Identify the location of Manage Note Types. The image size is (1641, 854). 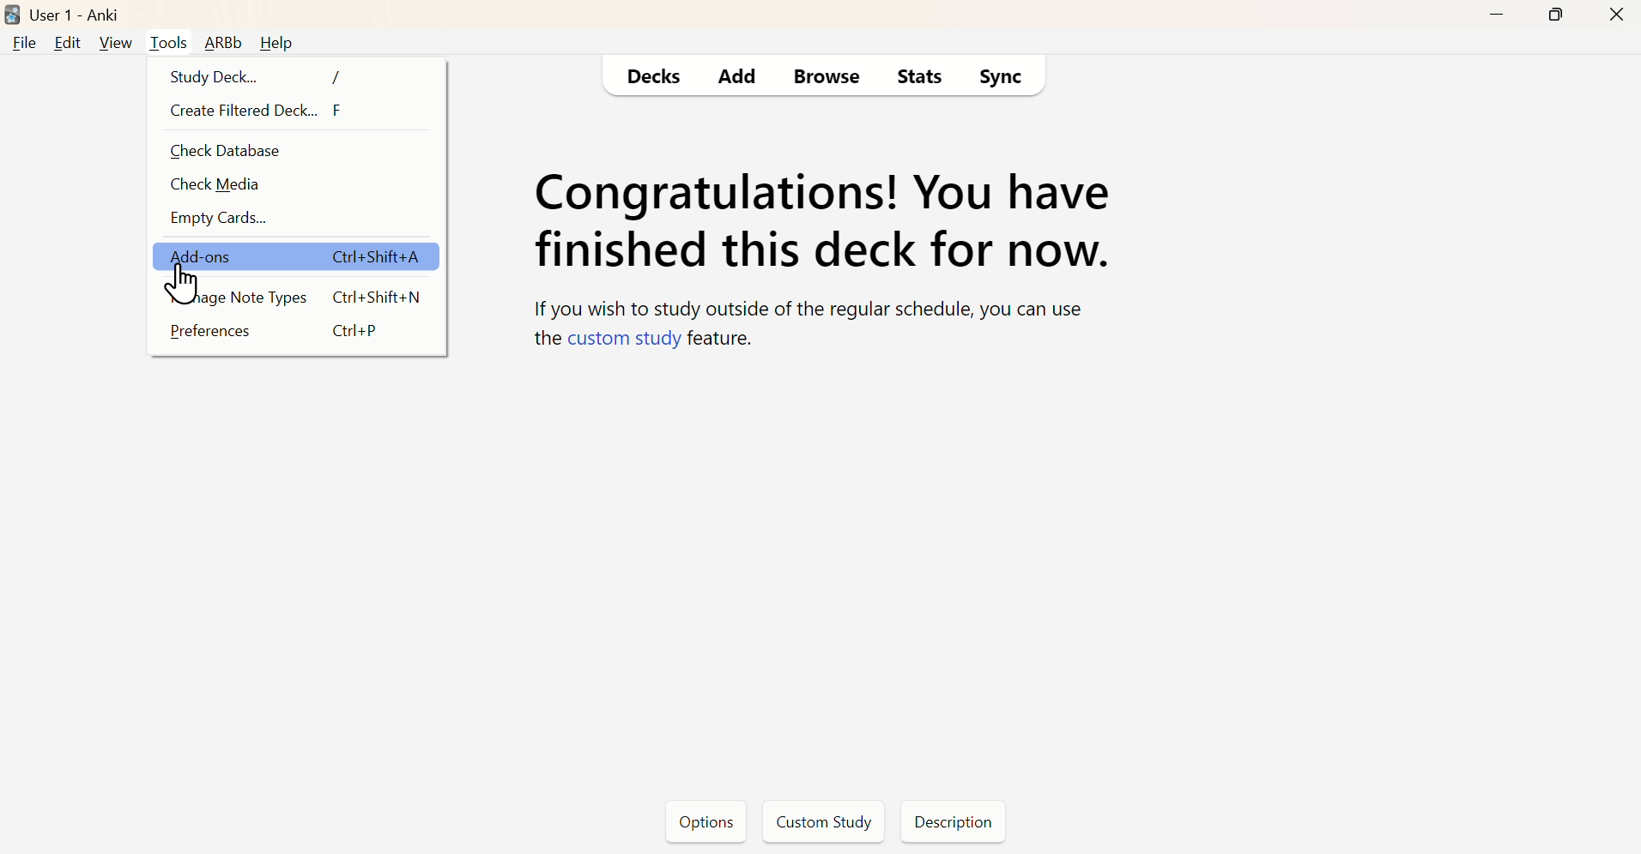
(338, 293).